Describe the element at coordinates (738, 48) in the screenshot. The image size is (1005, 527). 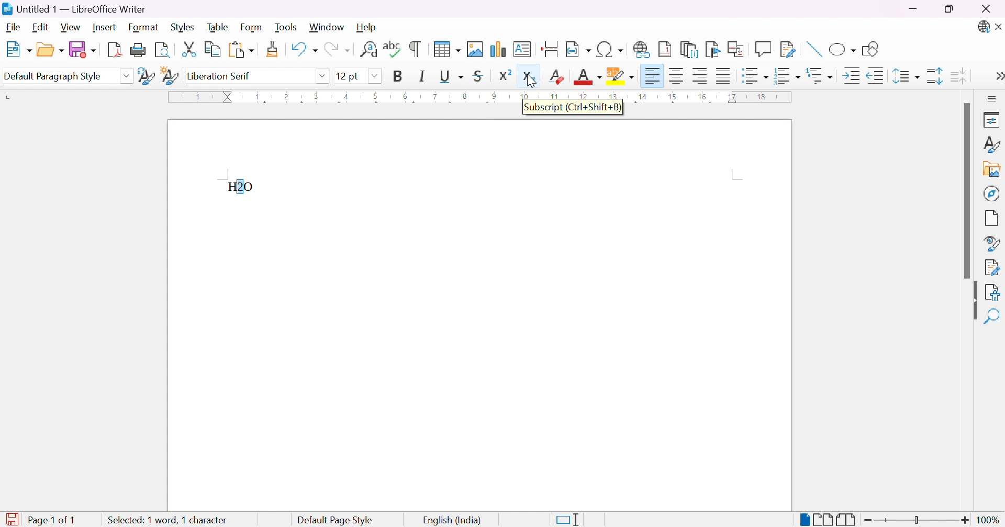
I see `Insert cross-reference` at that location.